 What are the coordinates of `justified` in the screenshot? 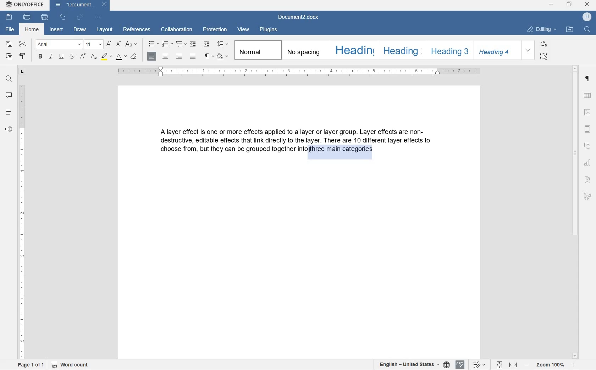 It's located at (193, 56).